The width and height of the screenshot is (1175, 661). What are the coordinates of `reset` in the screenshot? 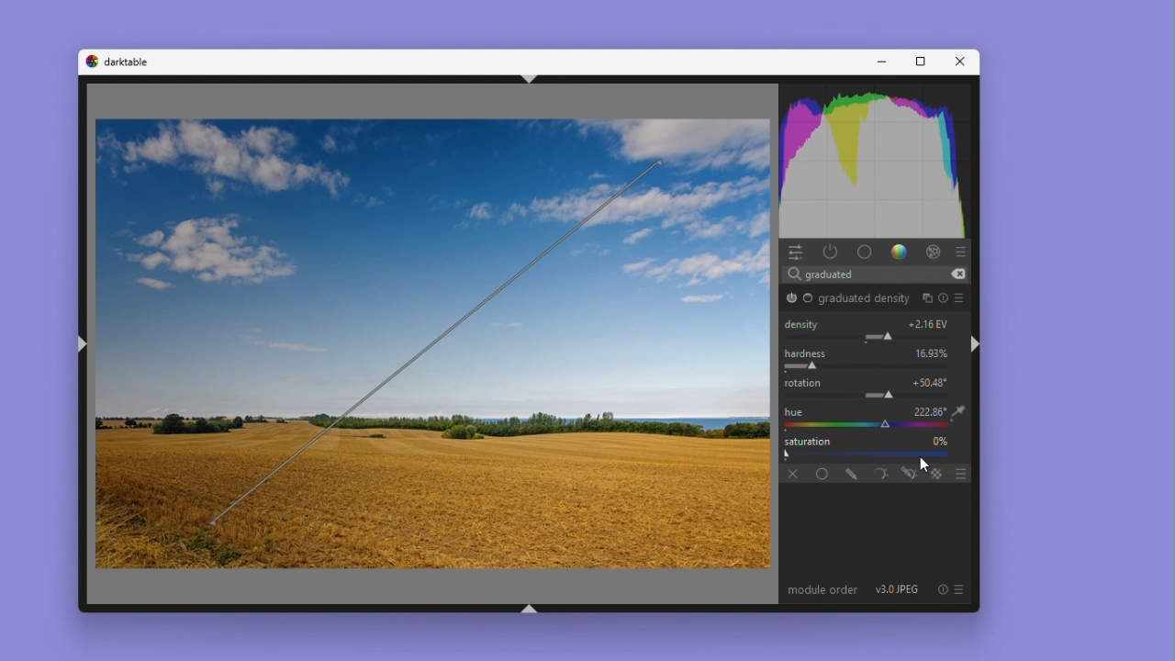 It's located at (942, 590).